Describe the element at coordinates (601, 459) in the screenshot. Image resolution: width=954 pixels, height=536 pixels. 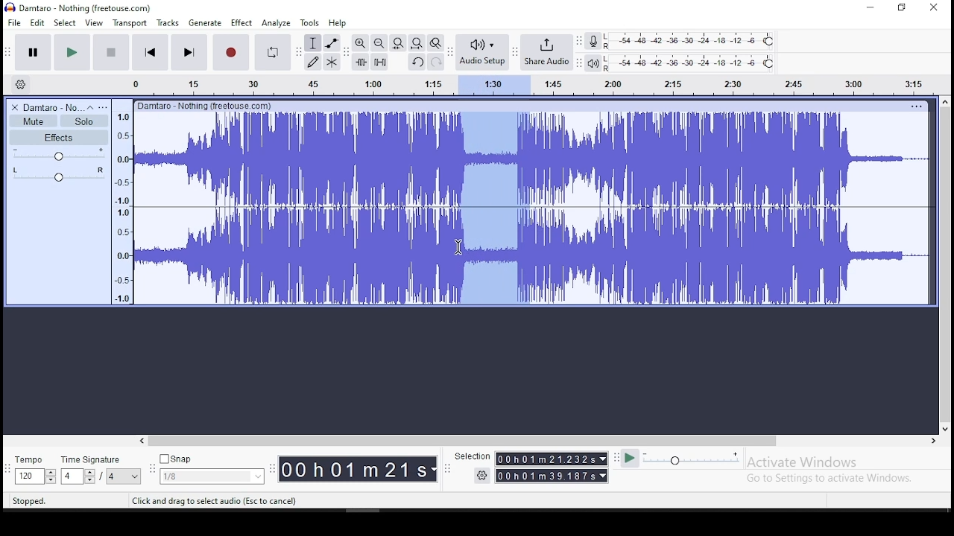
I see `drop down` at that location.